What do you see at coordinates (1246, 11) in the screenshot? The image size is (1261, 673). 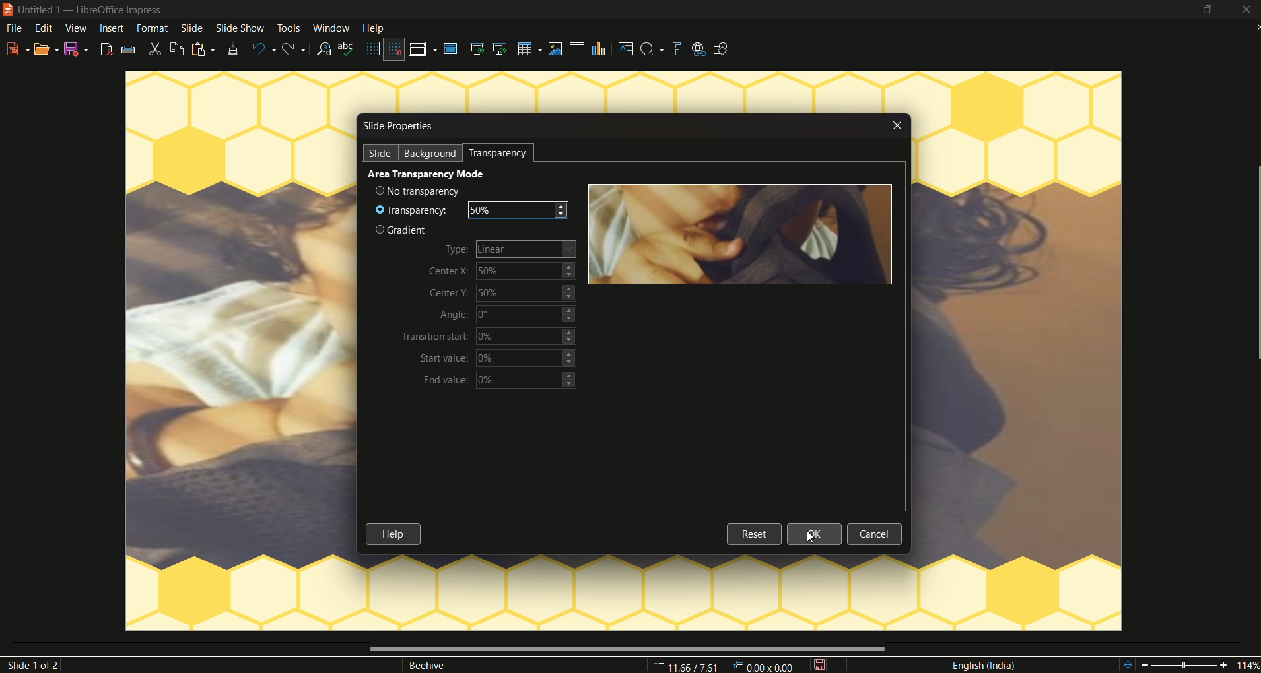 I see `close` at bounding box center [1246, 11].